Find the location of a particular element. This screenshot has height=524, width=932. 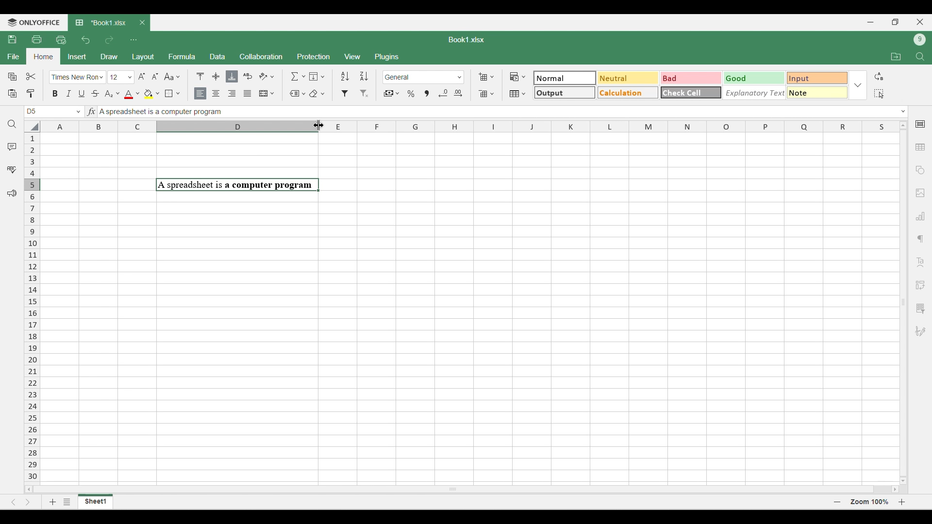

Paste is located at coordinates (12, 94).